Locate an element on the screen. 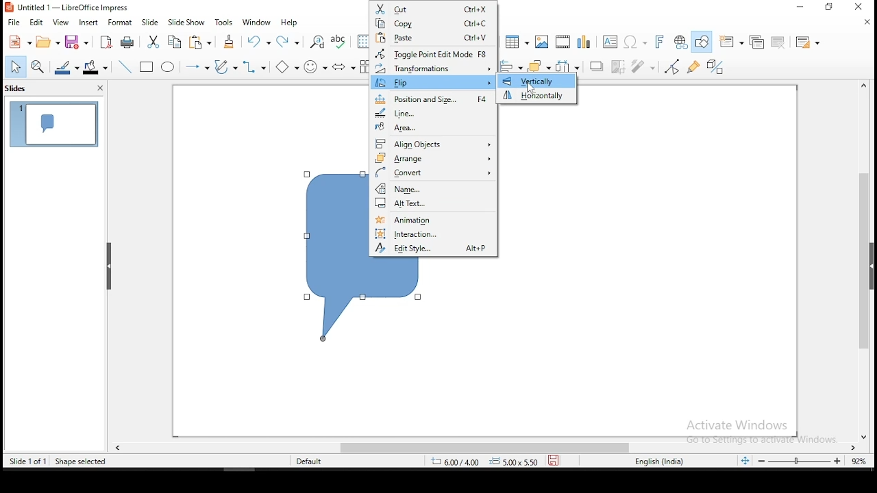  curves and polygons is located at coordinates (225, 67).